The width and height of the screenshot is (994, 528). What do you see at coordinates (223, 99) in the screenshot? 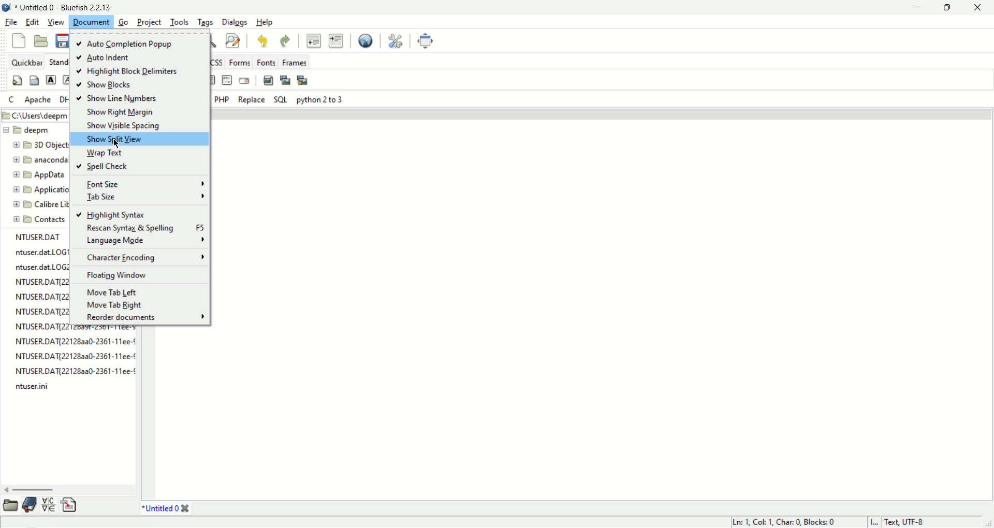
I see `PHP` at bounding box center [223, 99].